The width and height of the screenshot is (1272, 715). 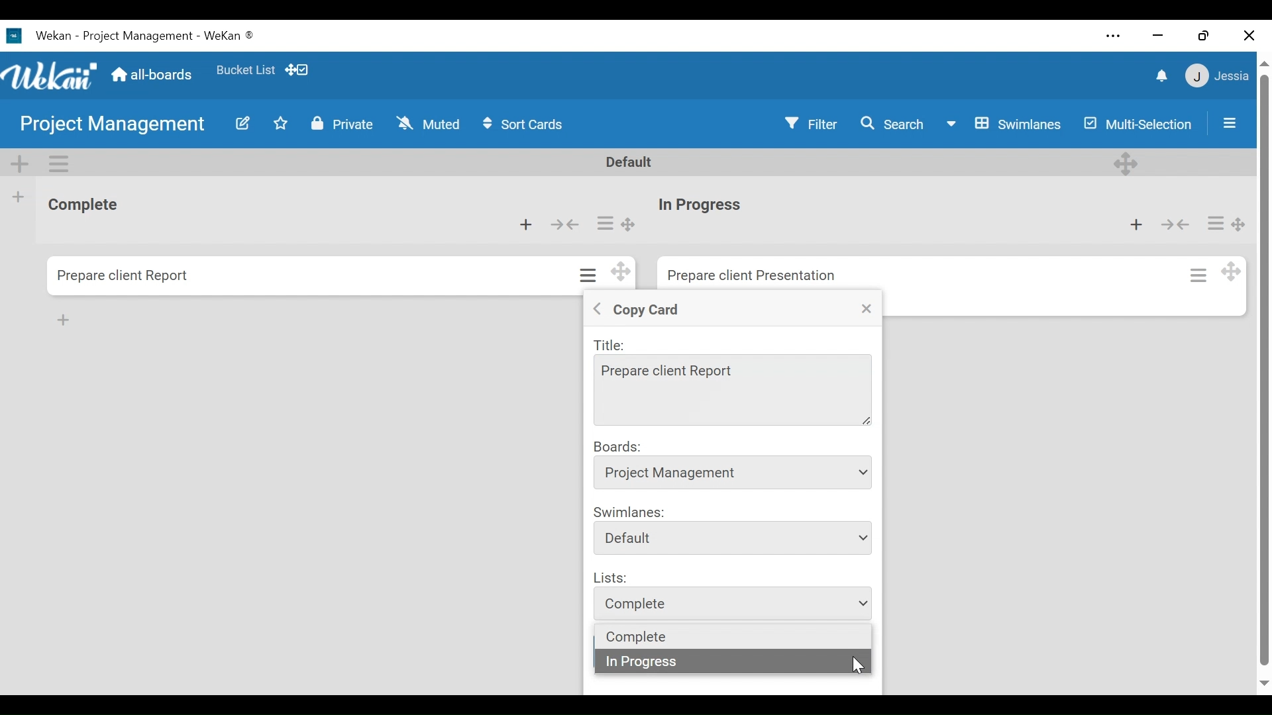 I want to click on Desktop drag handle, so click(x=1239, y=223).